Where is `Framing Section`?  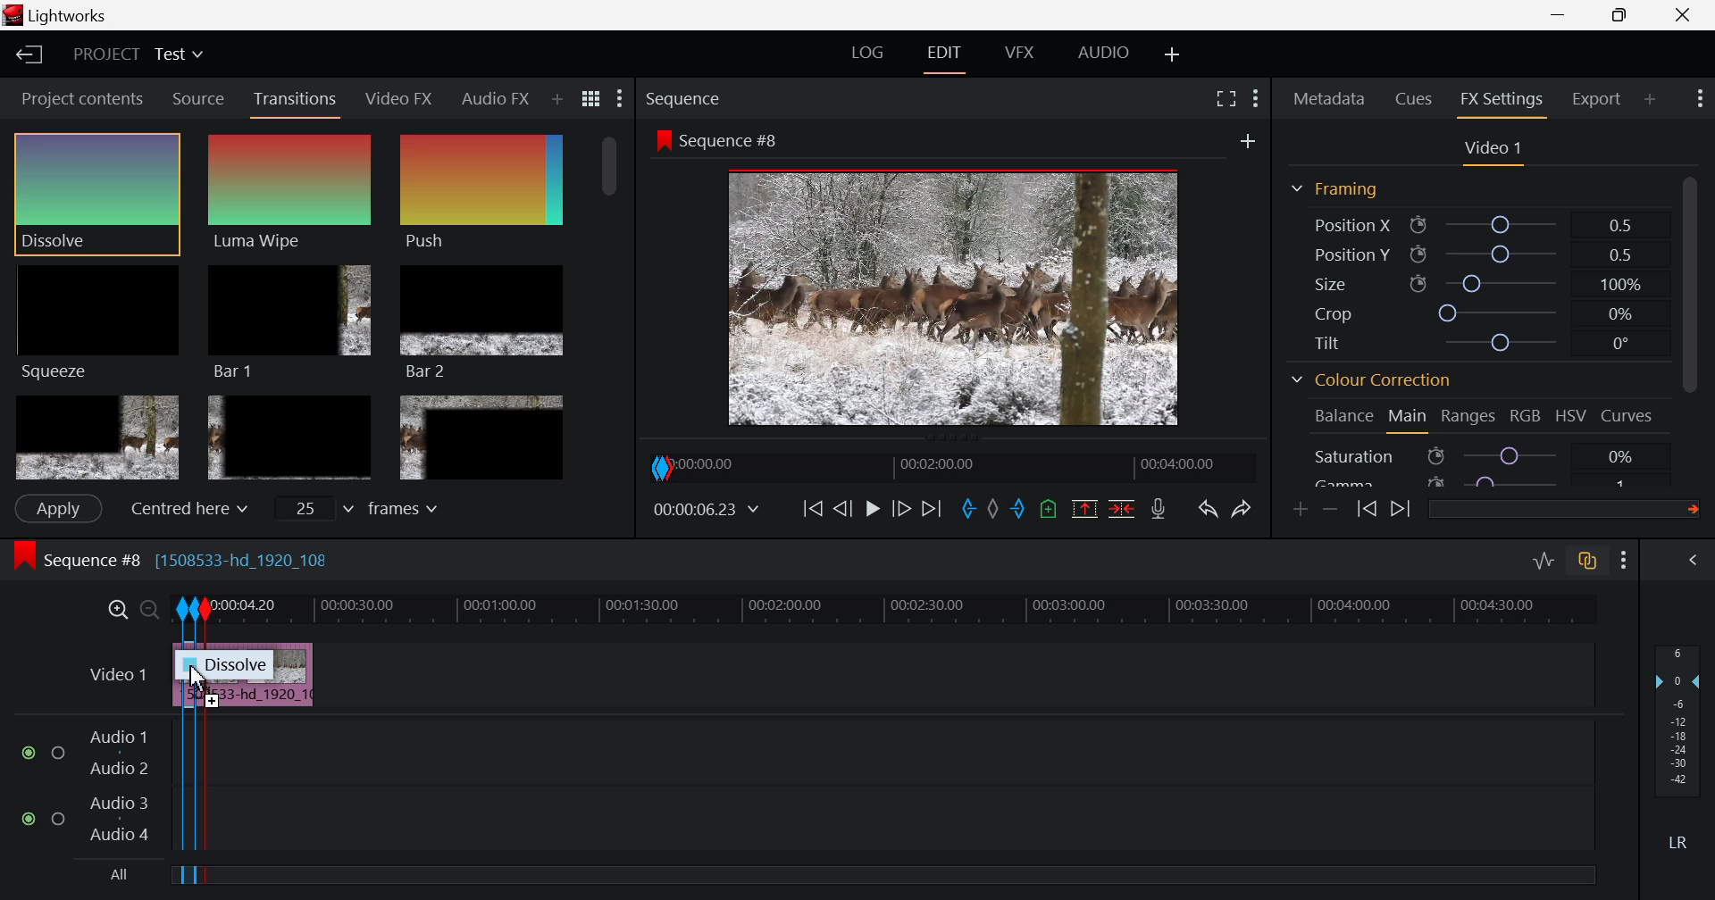
Framing Section is located at coordinates (1334, 190).